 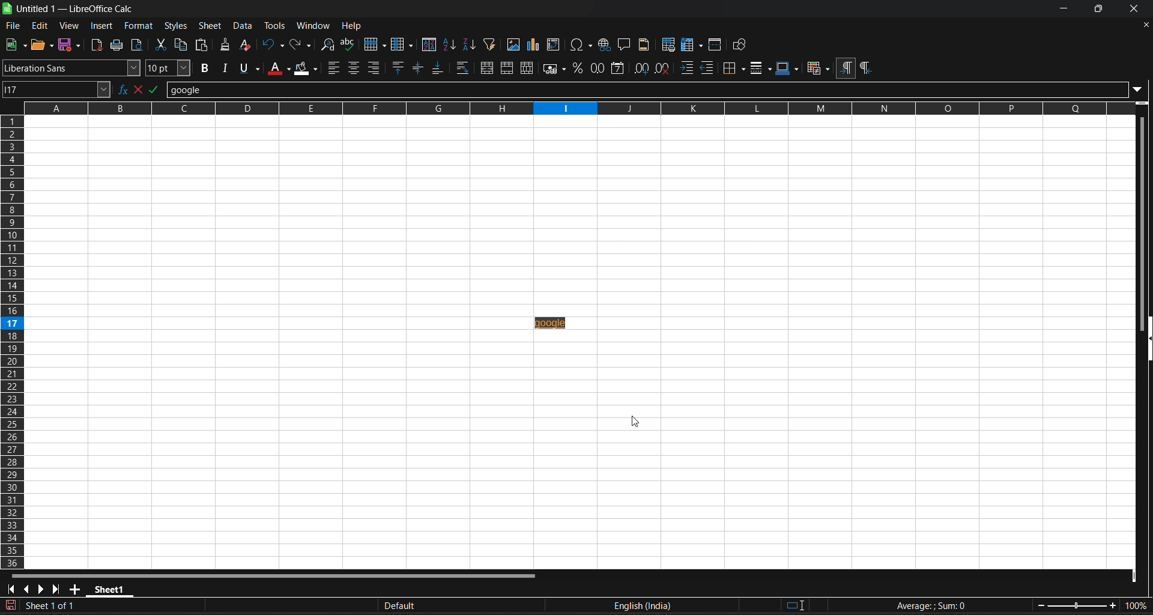 I want to click on scroll to previous sheet, so click(x=26, y=589).